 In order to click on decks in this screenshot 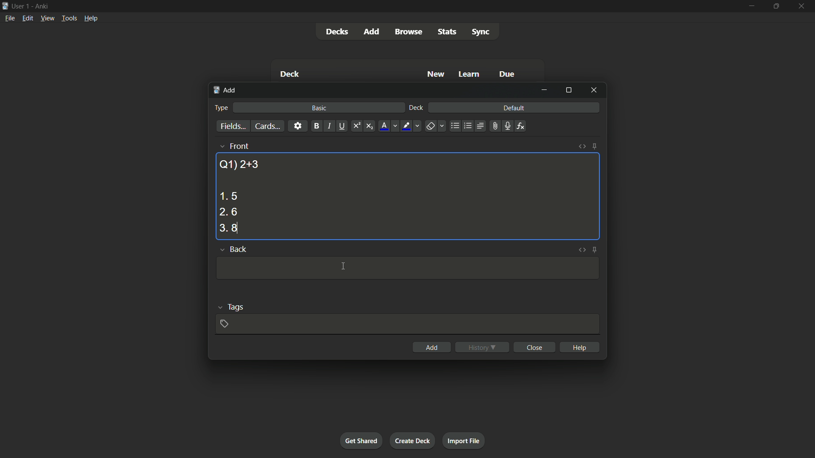, I will do `click(337, 32)`.